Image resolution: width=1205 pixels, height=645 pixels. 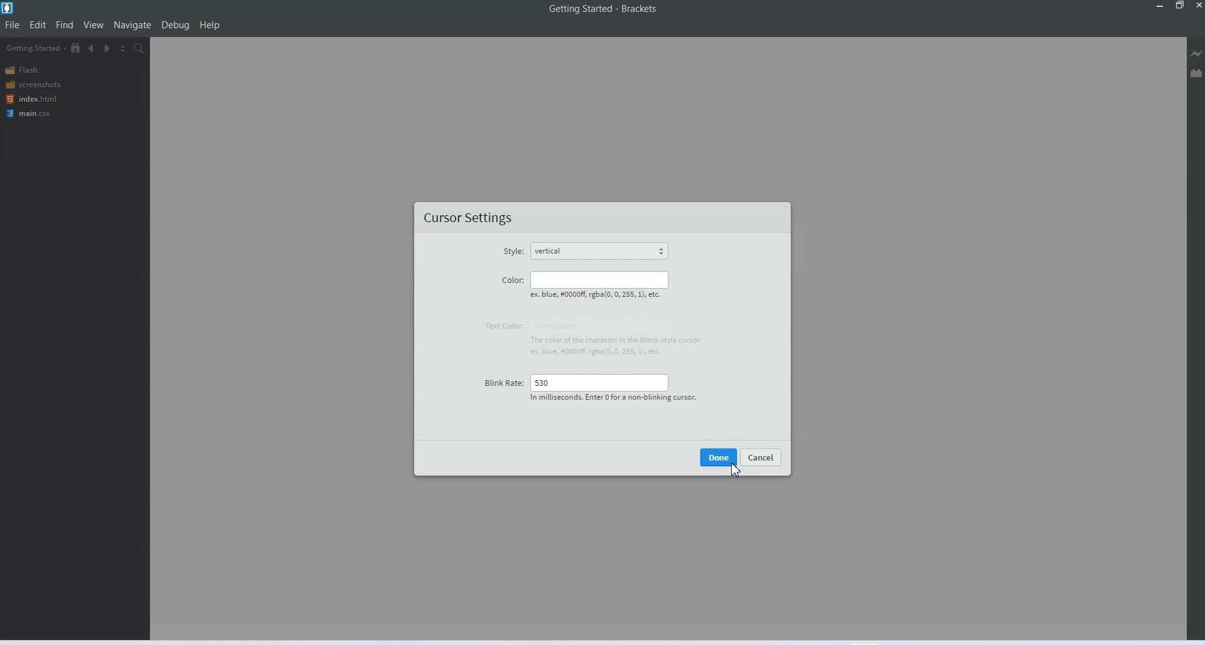 I want to click on File, so click(x=12, y=24).